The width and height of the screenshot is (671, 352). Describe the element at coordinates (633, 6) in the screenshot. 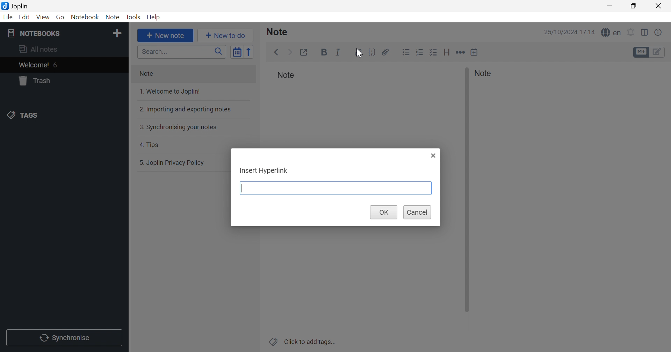

I see `maximize` at that location.